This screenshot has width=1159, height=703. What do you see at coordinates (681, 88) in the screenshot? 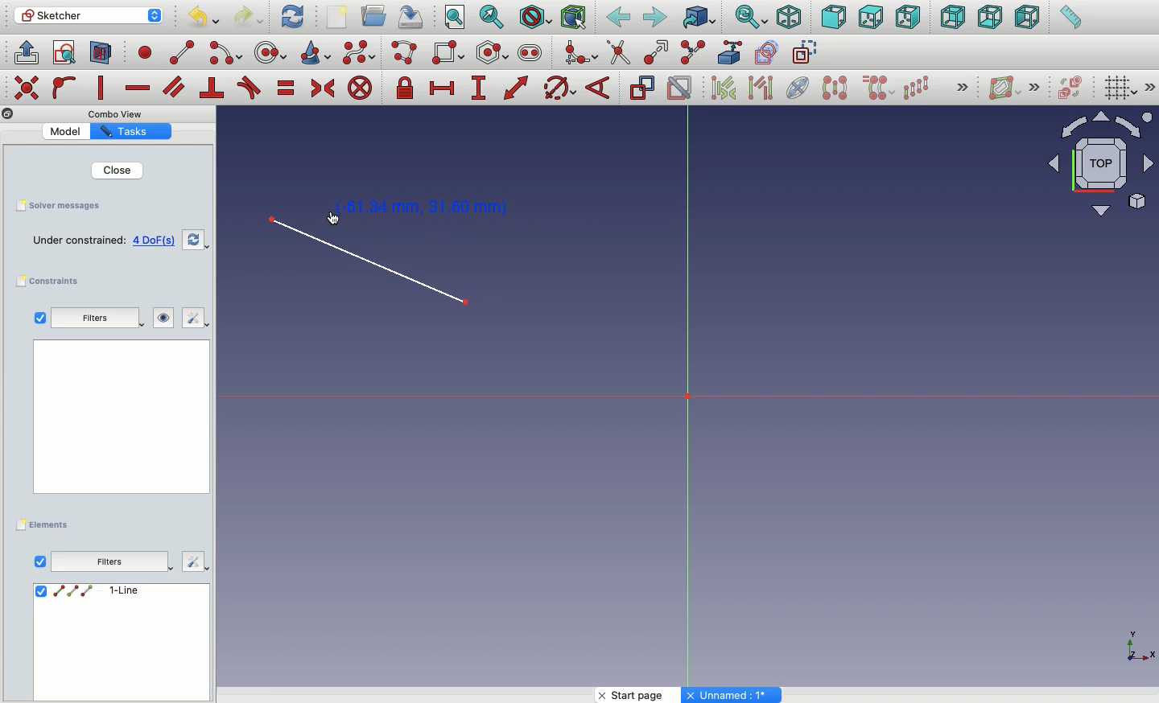
I see `Activate/deactivate constraint` at bounding box center [681, 88].